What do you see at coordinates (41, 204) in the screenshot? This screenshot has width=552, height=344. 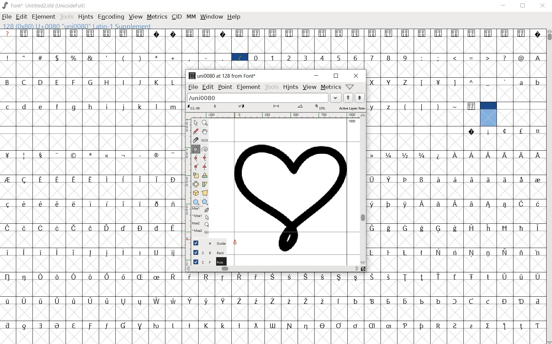 I see `glyph` at bounding box center [41, 204].